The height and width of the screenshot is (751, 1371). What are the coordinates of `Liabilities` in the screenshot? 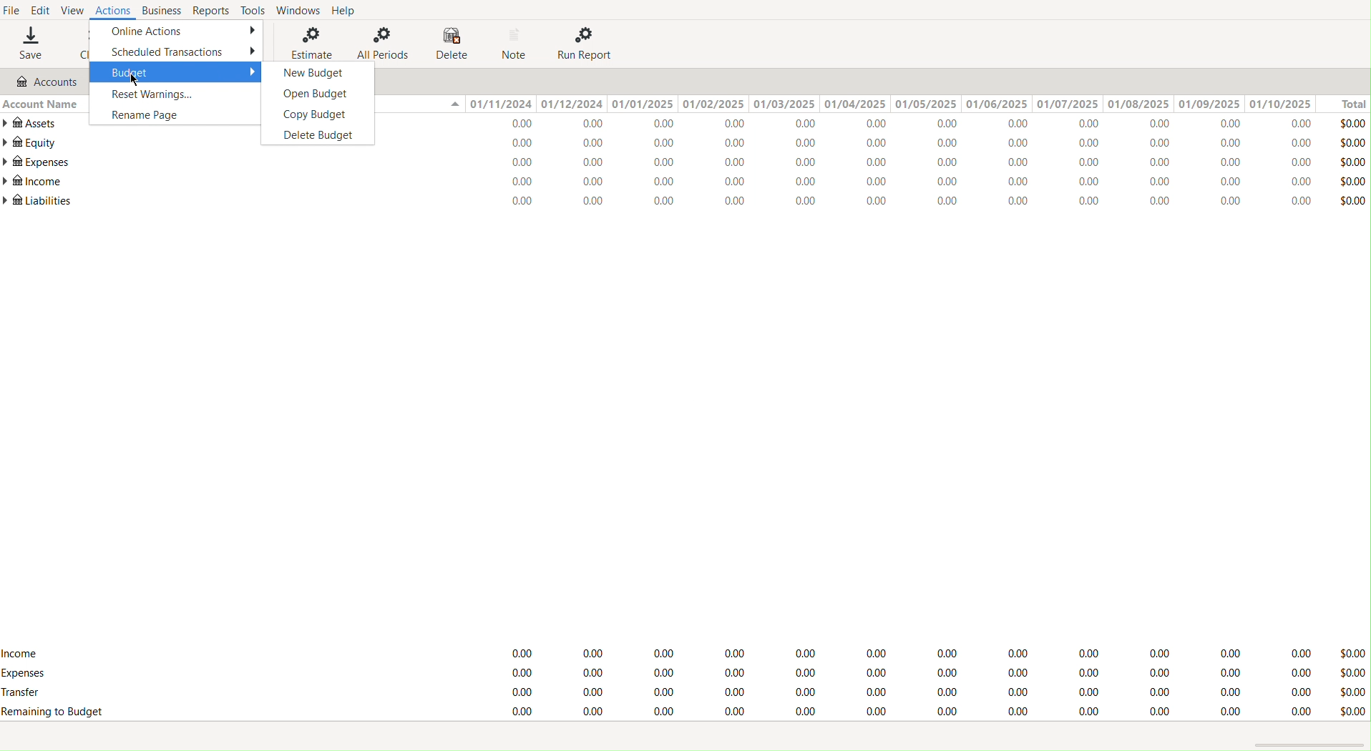 It's located at (39, 201).